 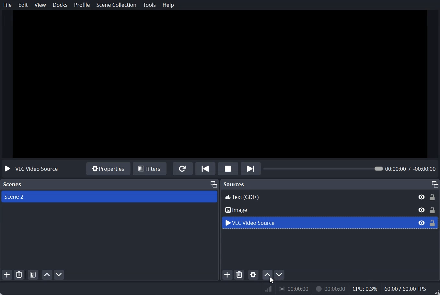 What do you see at coordinates (47, 275) in the screenshot?
I see `Move scene up` at bounding box center [47, 275].